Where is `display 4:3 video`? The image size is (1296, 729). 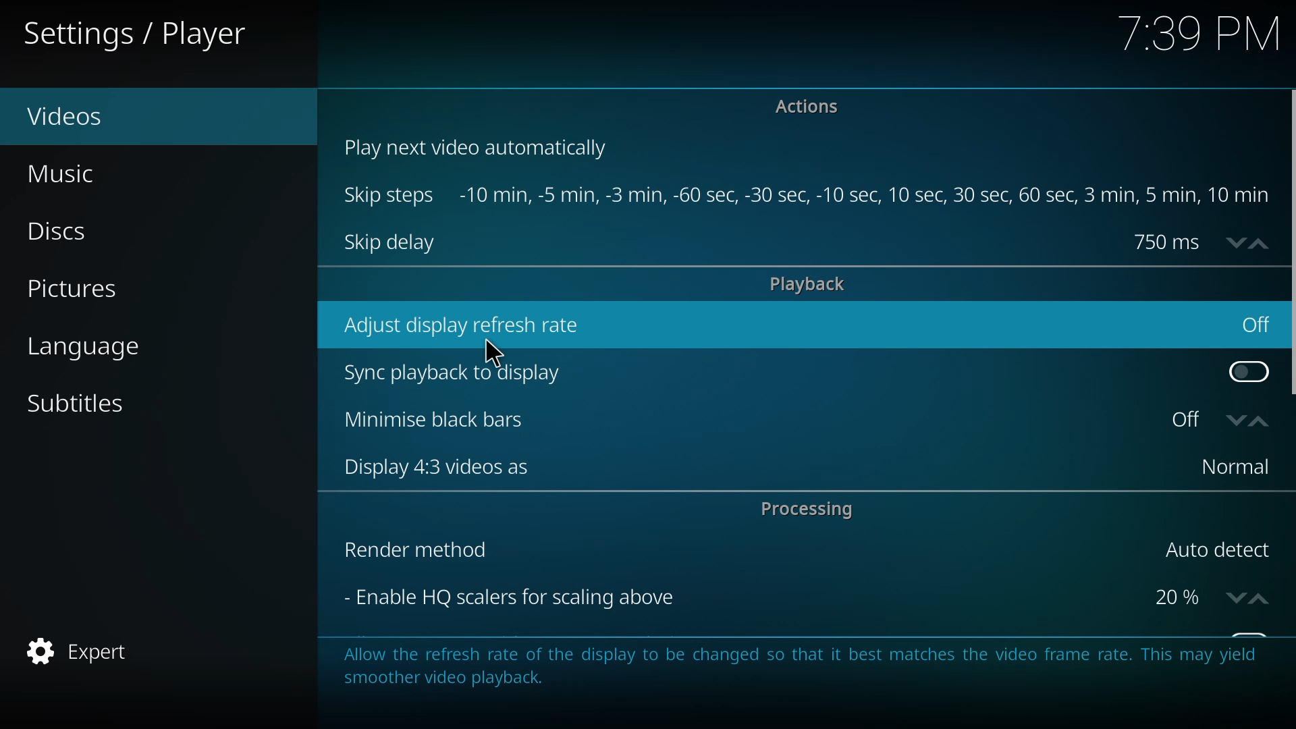 display 4:3 video is located at coordinates (427, 466).